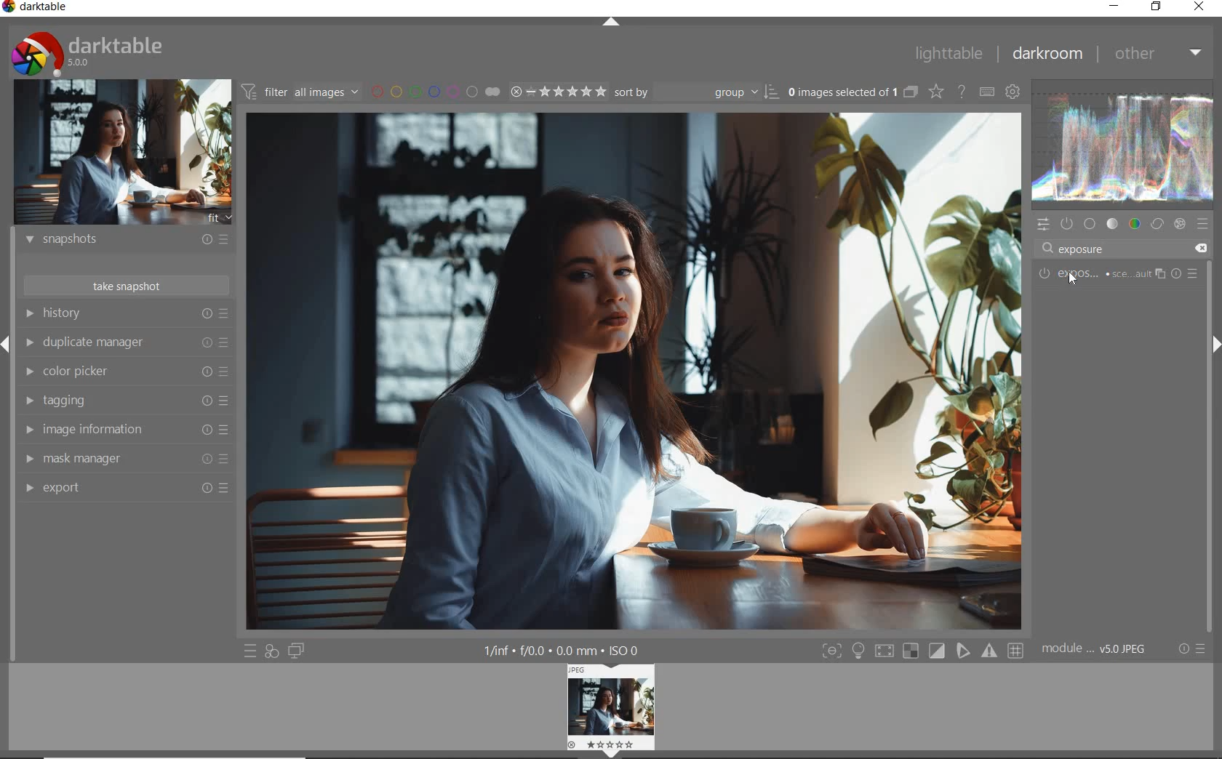 The height and width of the screenshot is (759, 1222). I want to click on tone, so click(1112, 223).